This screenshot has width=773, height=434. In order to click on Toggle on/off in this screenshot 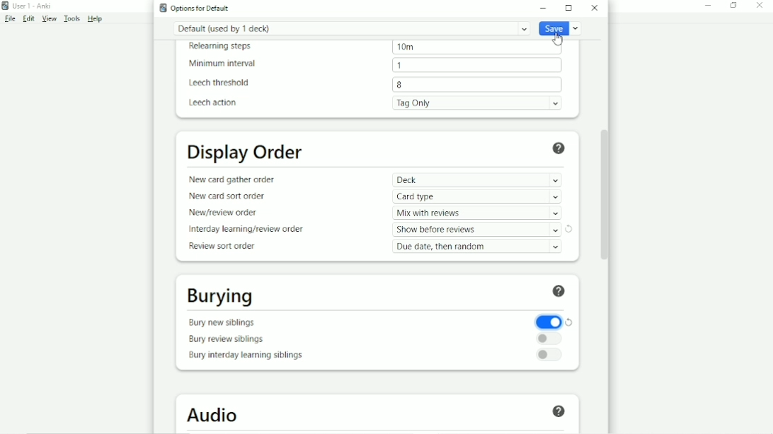, I will do `click(549, 339)`.